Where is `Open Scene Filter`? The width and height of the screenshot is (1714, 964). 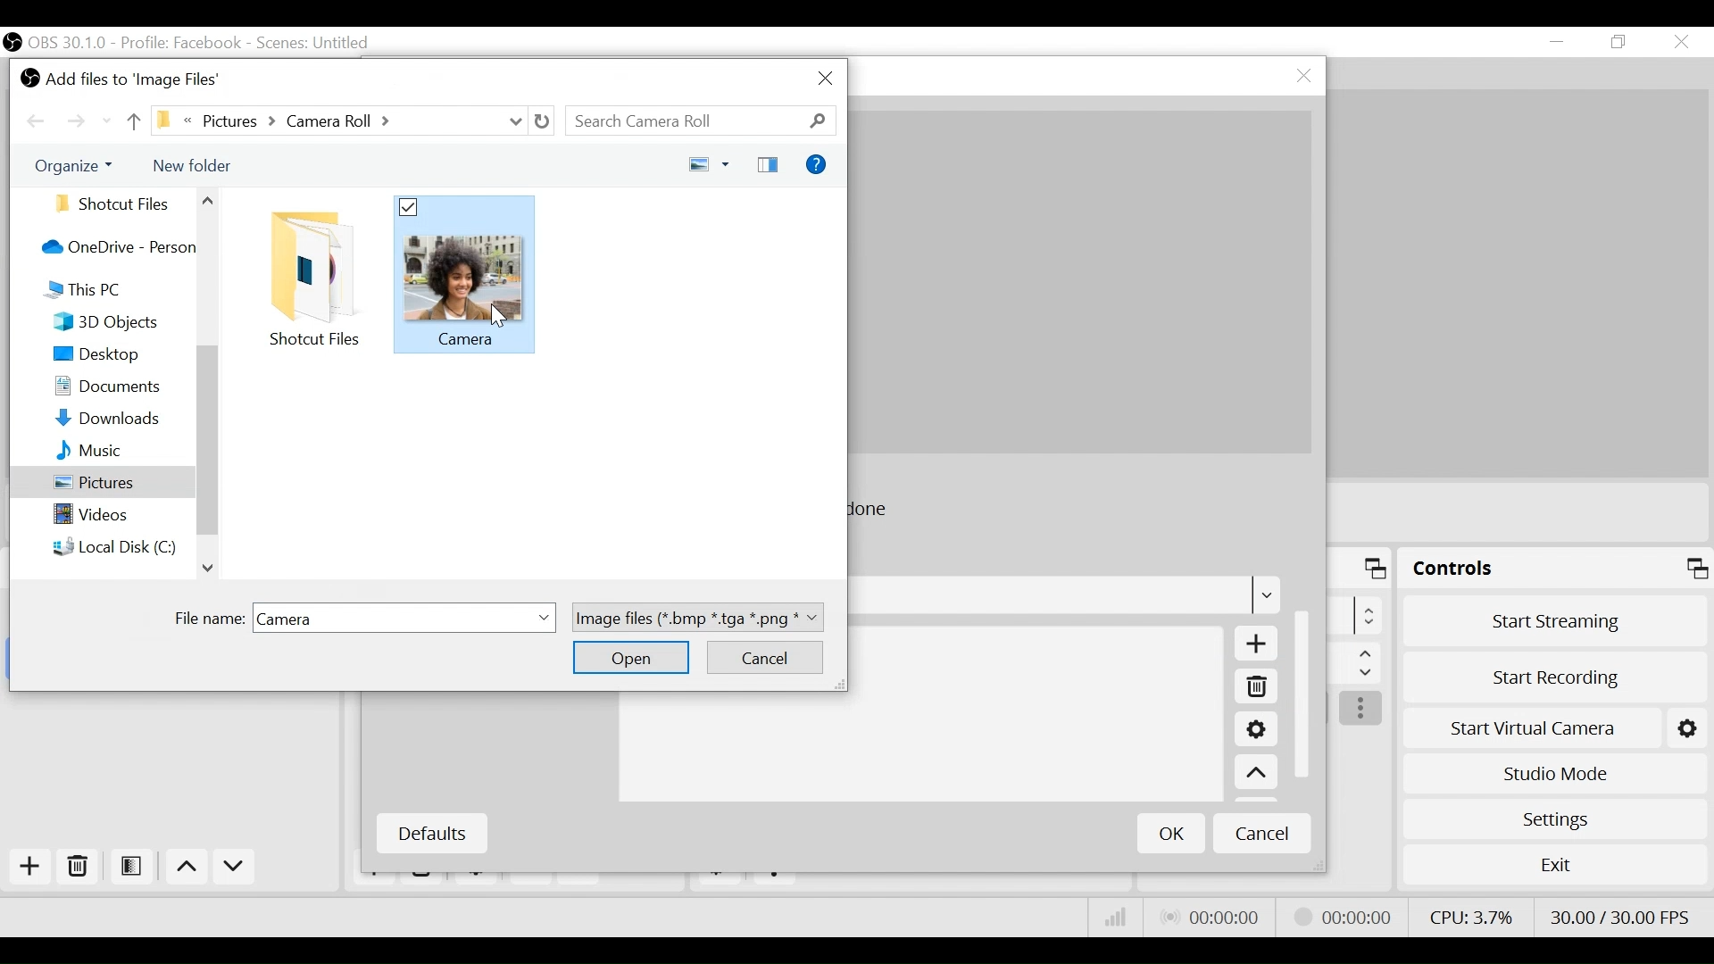 Open Scene Filter is located at coordinates (135, 868).